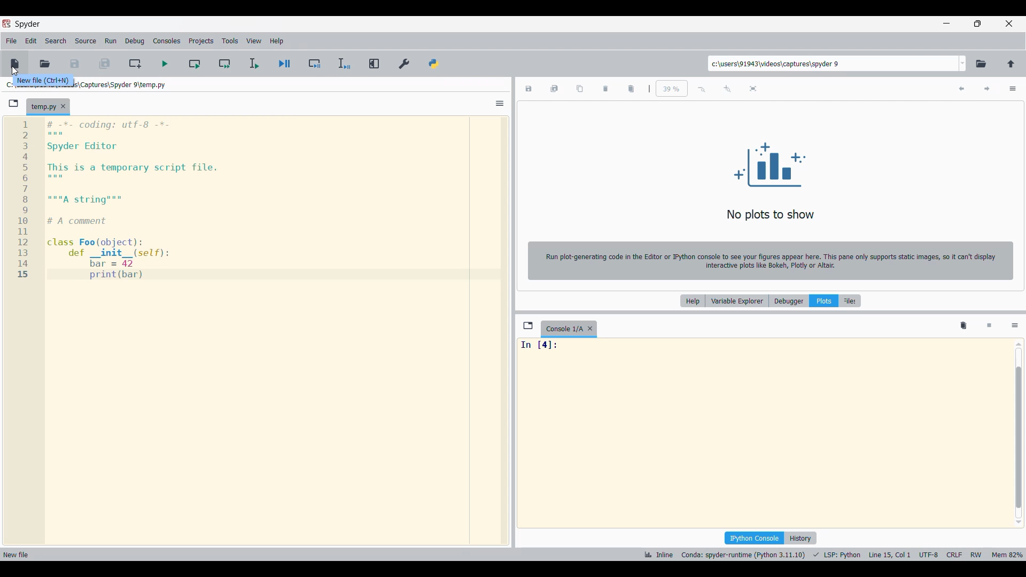  Describe the element at coordinates (1015, 326) in the screenshot. I see `Options` at that location.